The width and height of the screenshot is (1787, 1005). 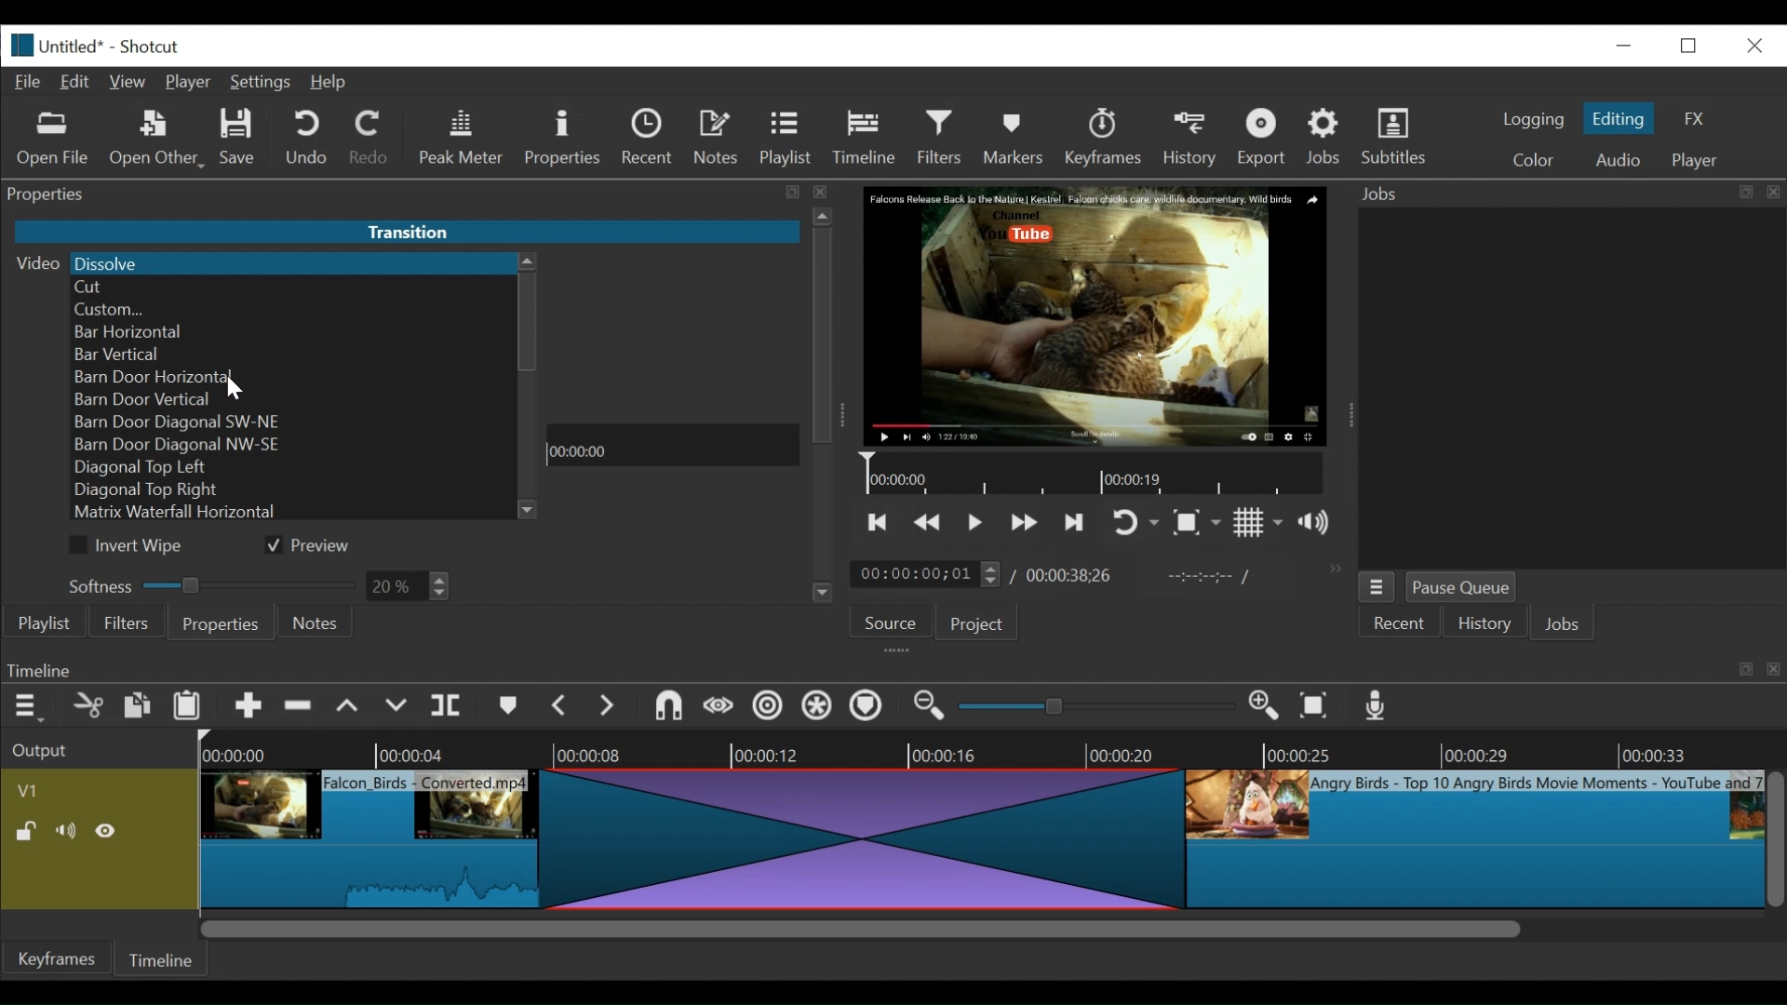 What do you see at coordinates (234, 388) in the screenshot?
I see `Cursor` at bounding box center [234, 388].